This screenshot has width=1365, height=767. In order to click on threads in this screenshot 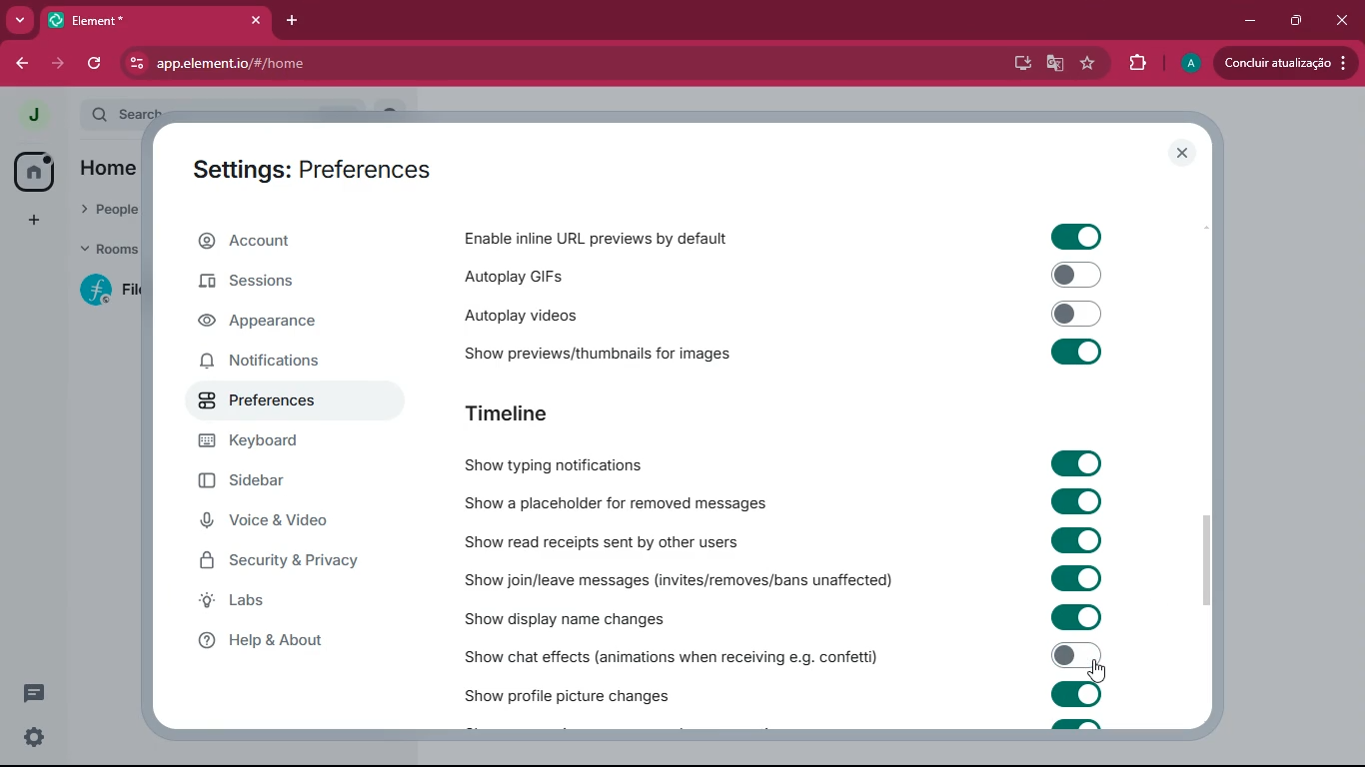, I will do `click(32, 694)`.